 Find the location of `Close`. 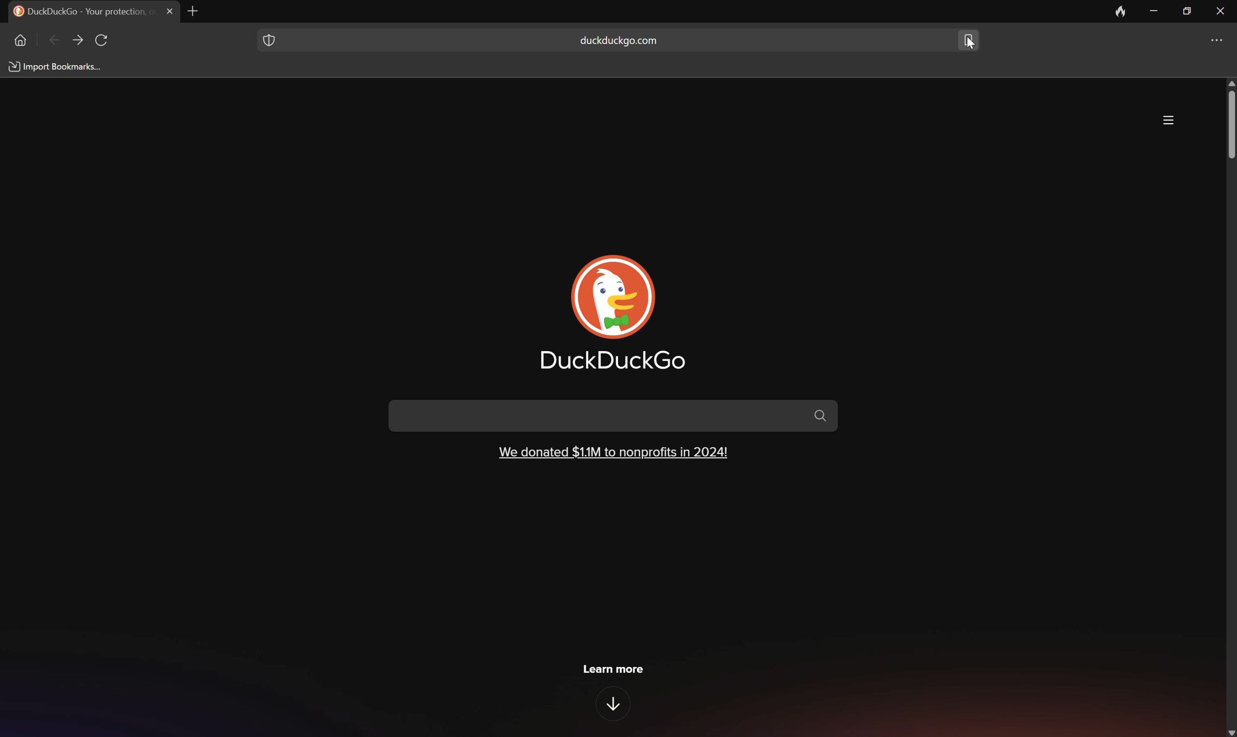

Close is located at coordinates (1221, 9).